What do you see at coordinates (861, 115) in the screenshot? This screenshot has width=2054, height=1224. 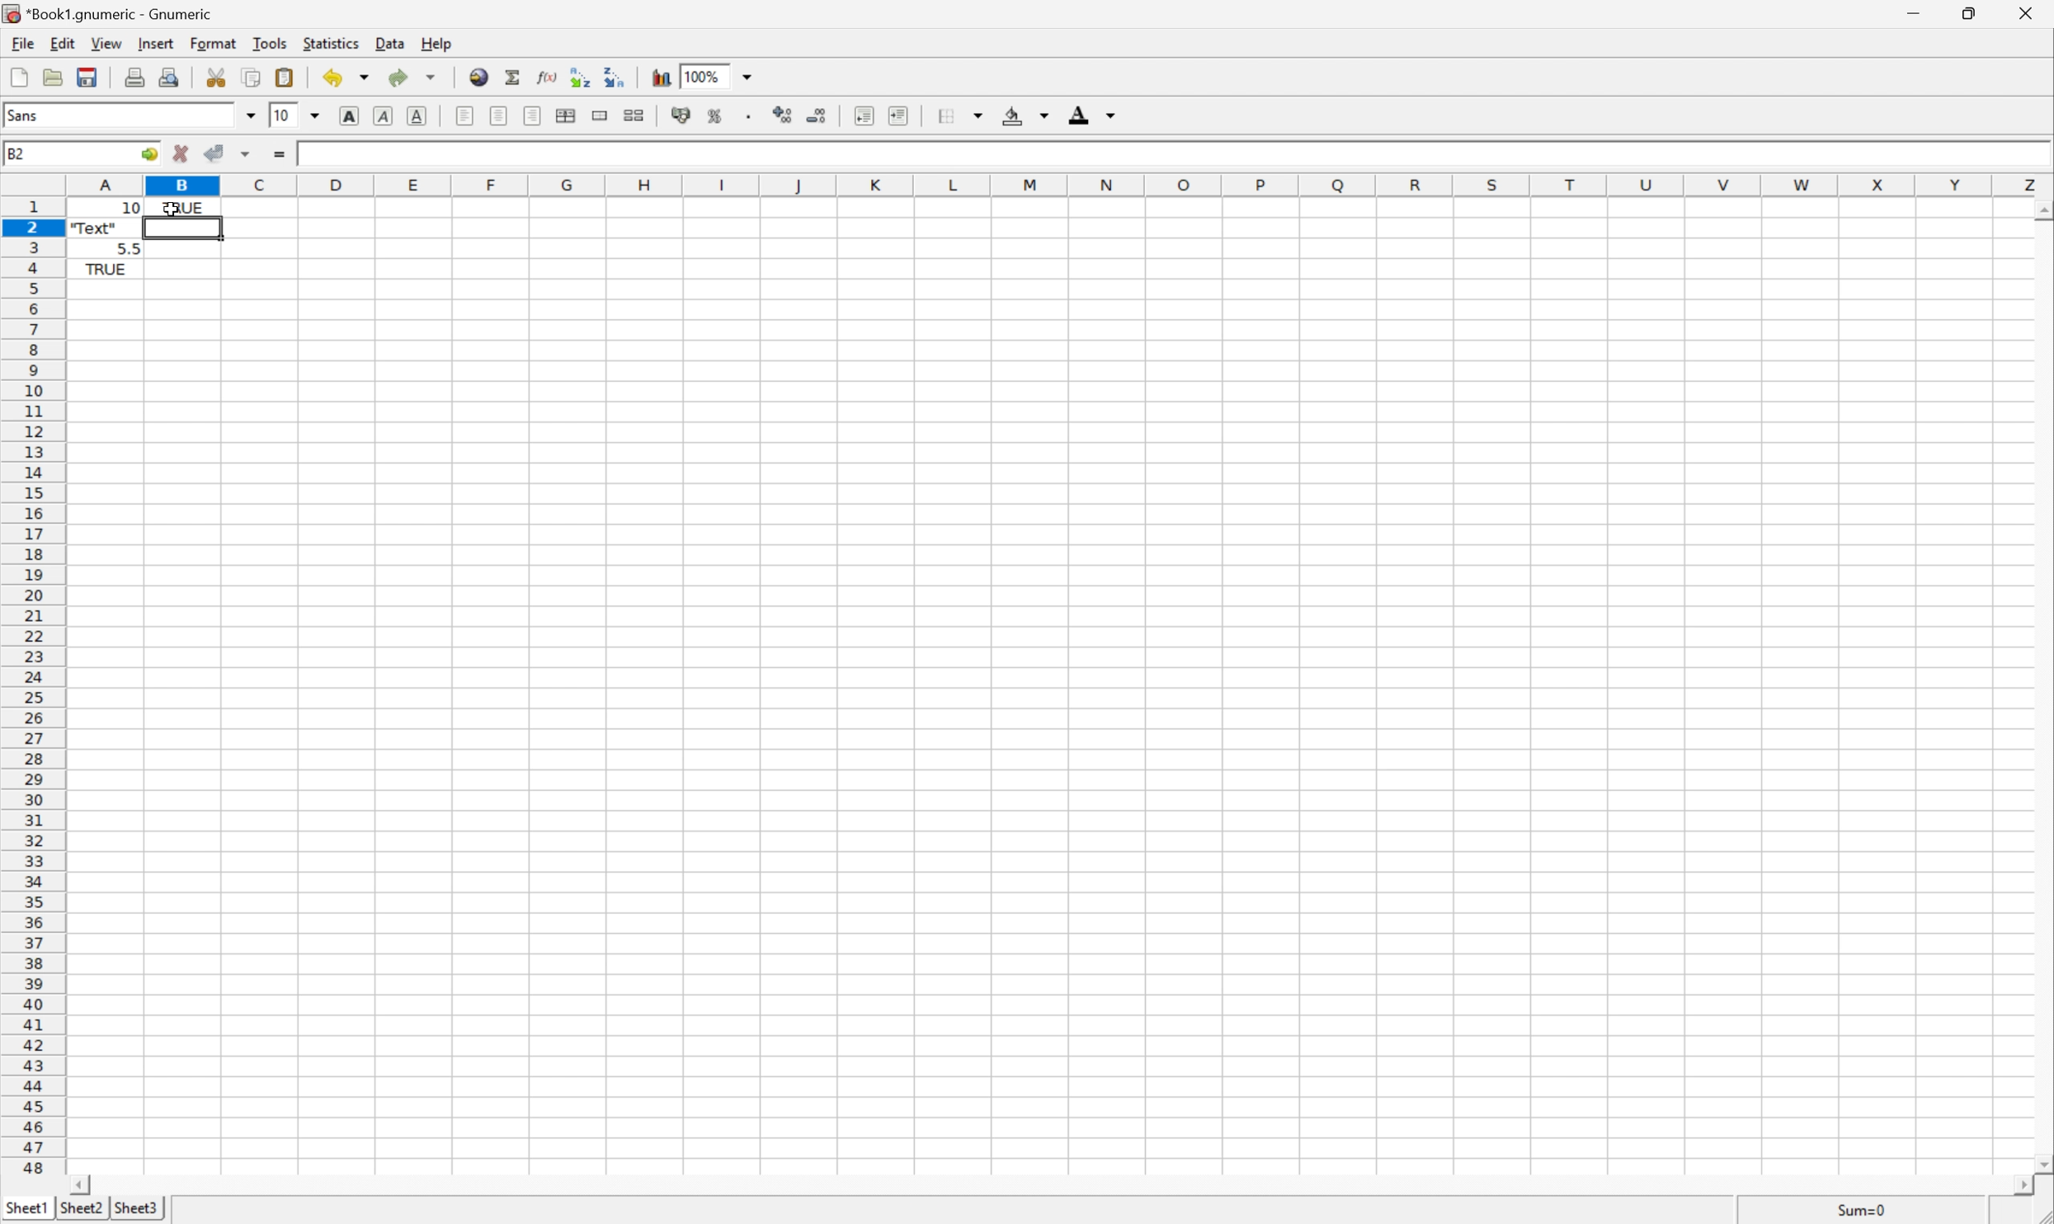 I see `Decrease indent, and align the contents to the left` at bounding box center [861, 115].